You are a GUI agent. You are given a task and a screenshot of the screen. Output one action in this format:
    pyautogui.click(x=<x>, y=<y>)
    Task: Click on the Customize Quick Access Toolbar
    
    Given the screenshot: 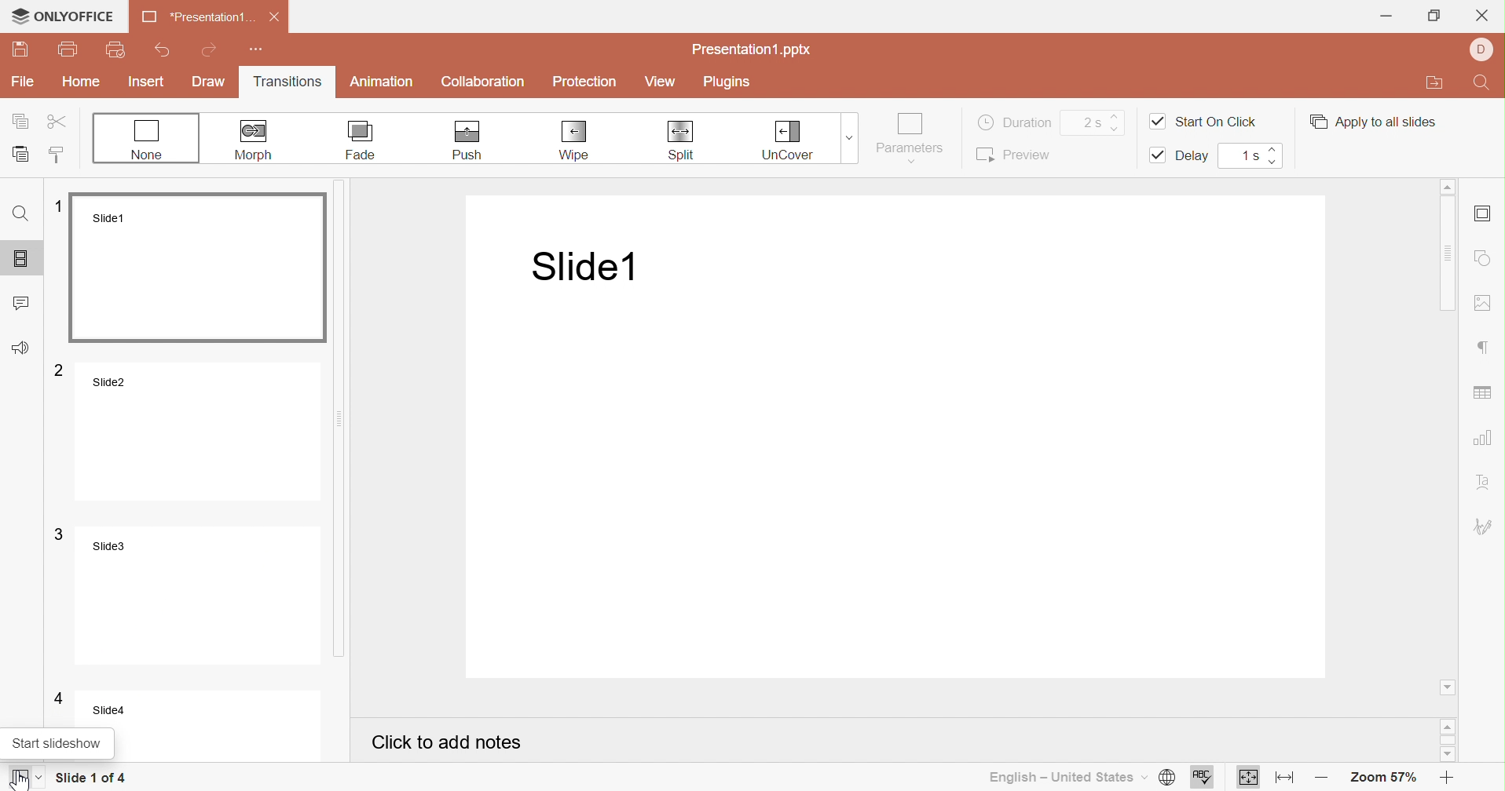 What is the action you would take?
    pyautogui.click(x=258, y=49)
    